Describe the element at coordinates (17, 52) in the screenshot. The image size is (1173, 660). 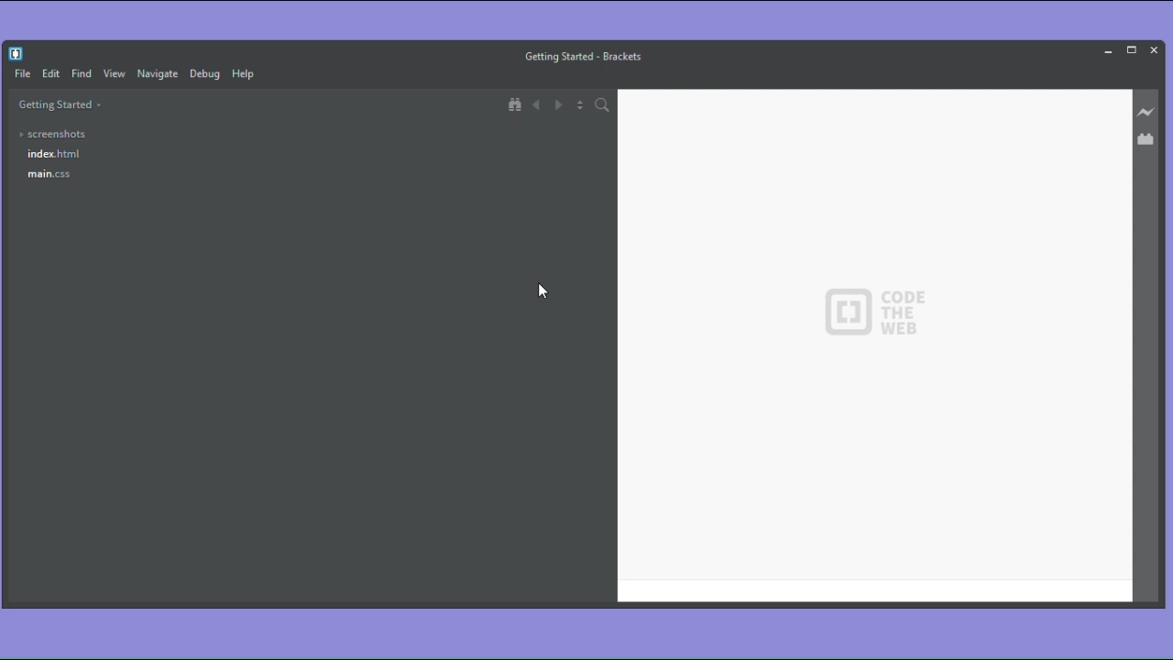
I see `Brackets icon` at that location.